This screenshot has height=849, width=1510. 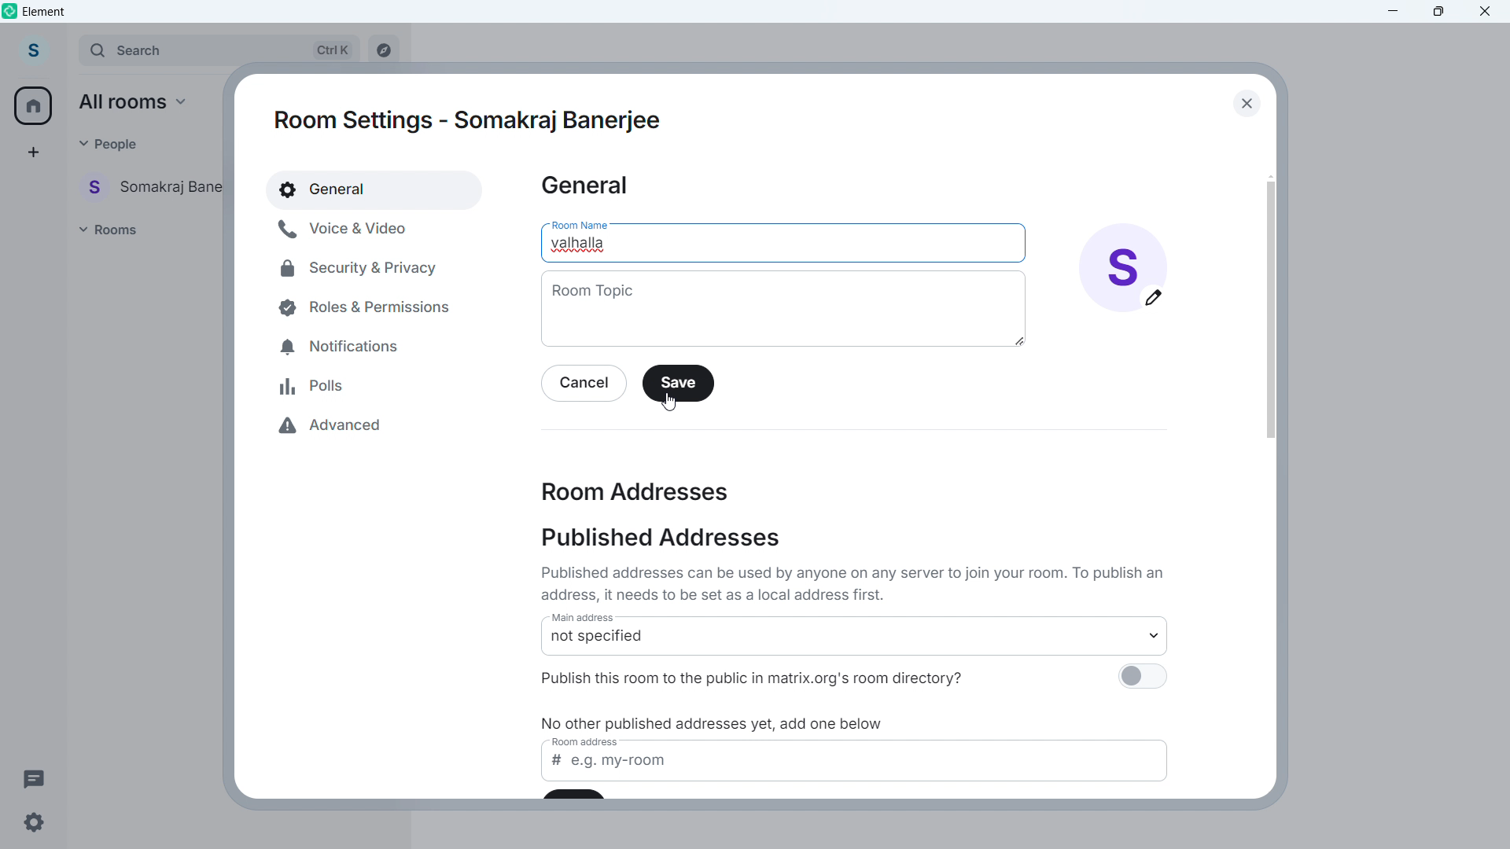 What do you see at coordinates (589, 744) in the screenshot?
I see `room address ` at bounding box center [589, 744].